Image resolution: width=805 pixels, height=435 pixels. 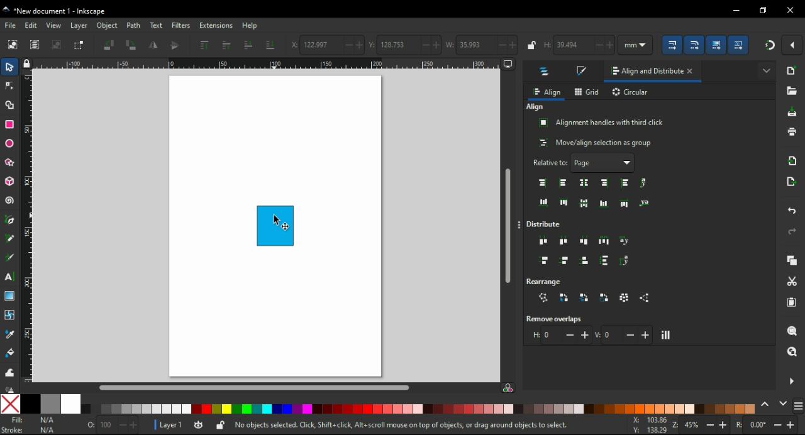 I want to click on align left edges of objects to right edge of  anchor, so click(x=625, y=183).